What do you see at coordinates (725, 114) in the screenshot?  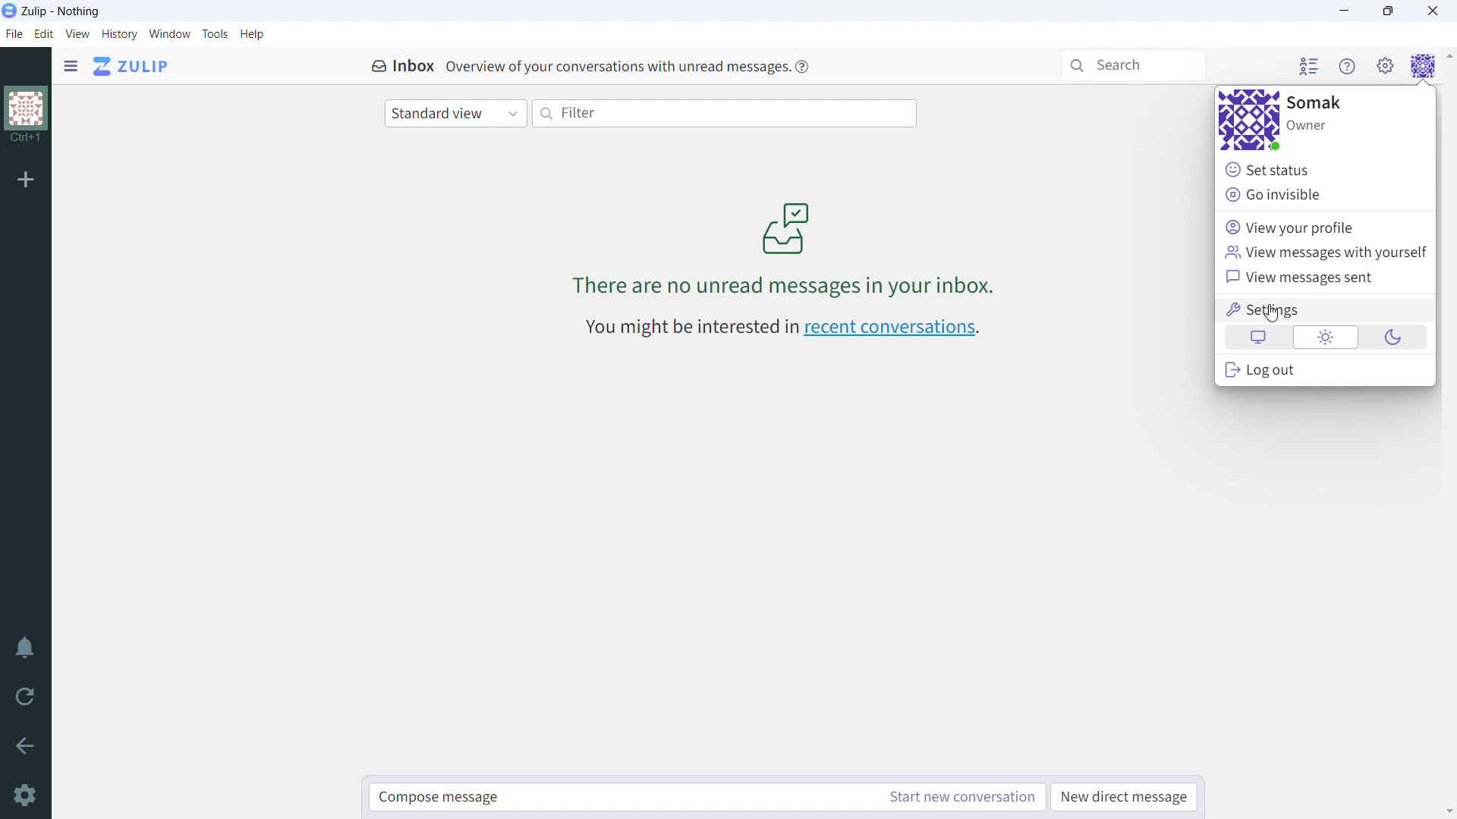 I see `filter` at bounding box center [725, 114].